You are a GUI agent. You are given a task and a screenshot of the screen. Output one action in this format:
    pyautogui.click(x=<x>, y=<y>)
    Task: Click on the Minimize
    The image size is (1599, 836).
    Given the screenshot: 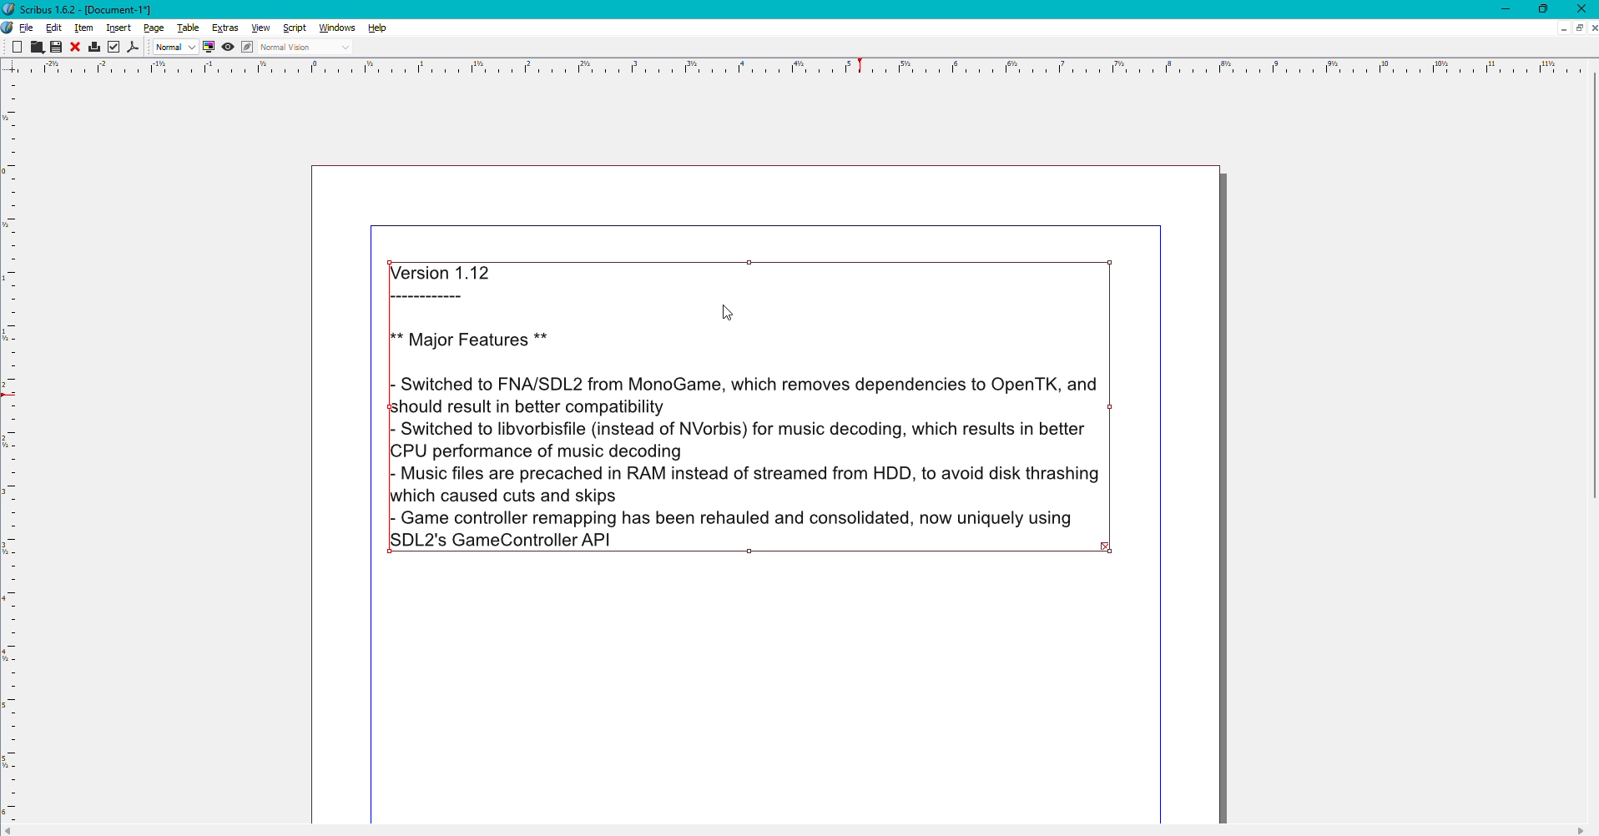 What is the action you would take?
    pyautogui.click(x=1501, y=9)
    